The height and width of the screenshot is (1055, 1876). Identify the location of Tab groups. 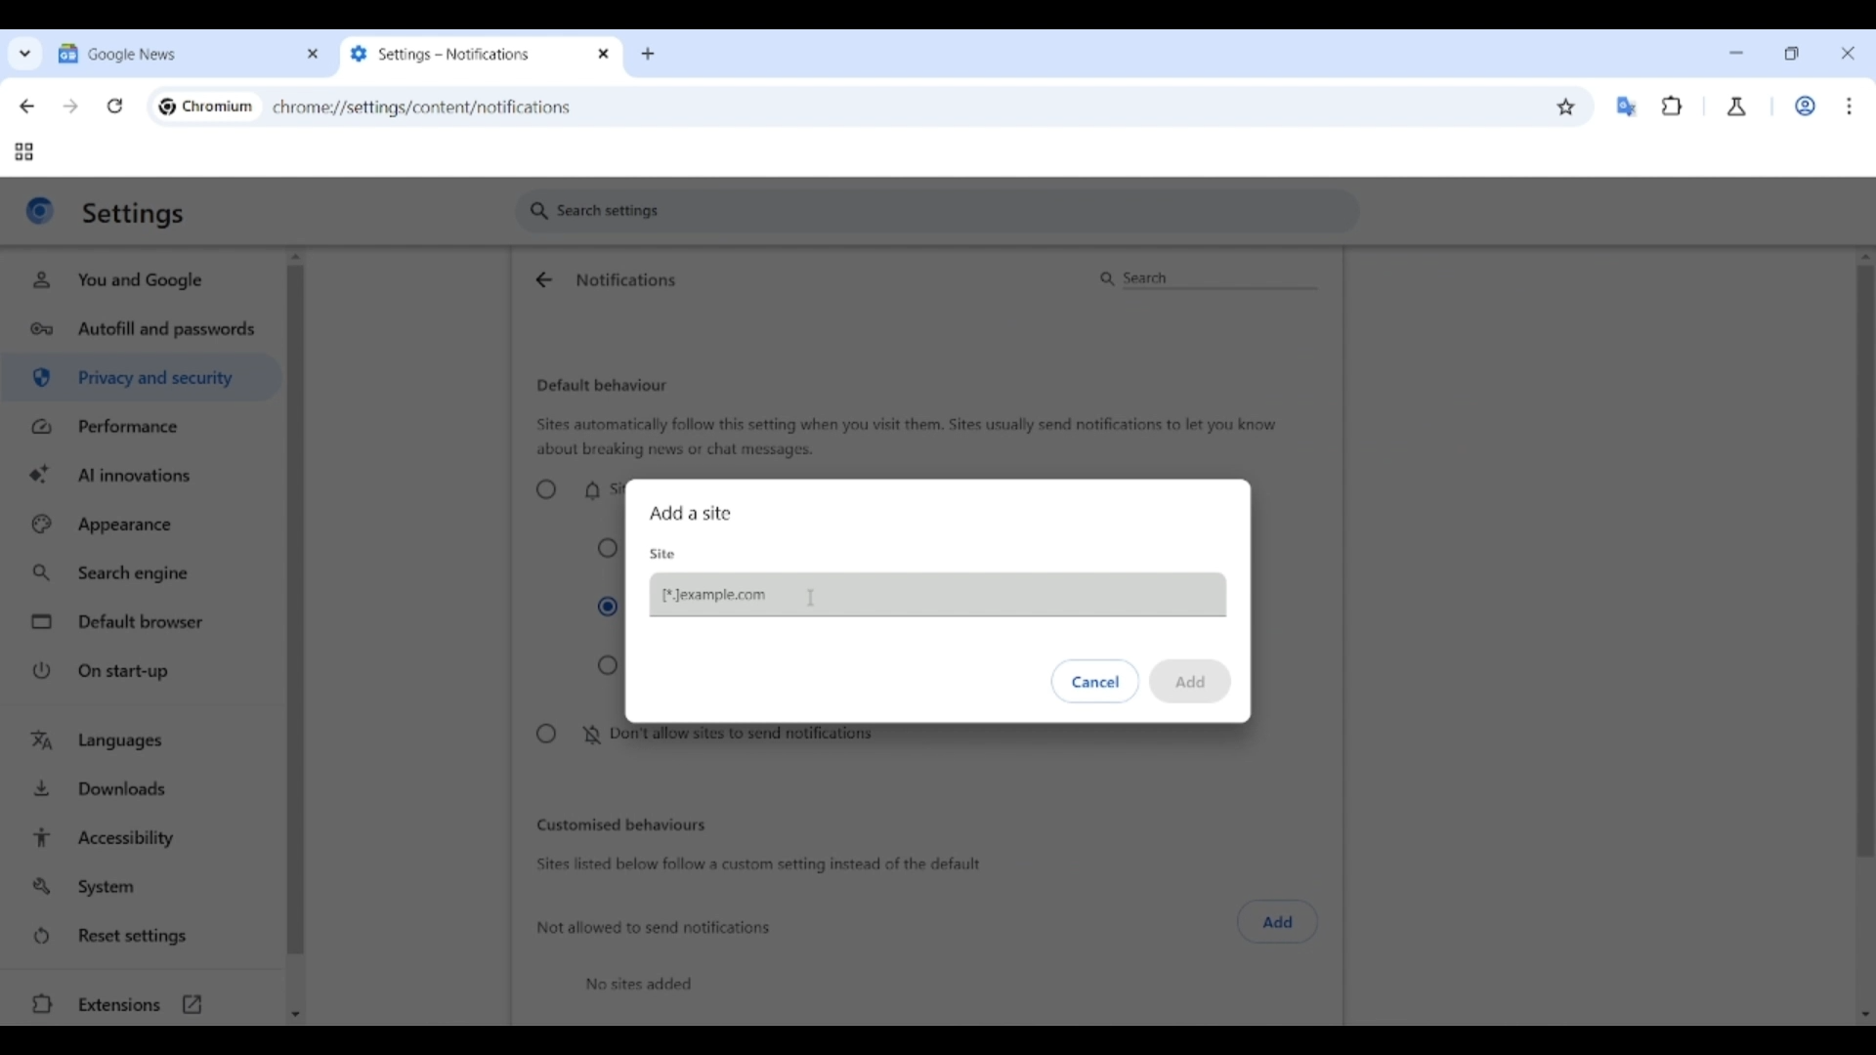
(23, 152).